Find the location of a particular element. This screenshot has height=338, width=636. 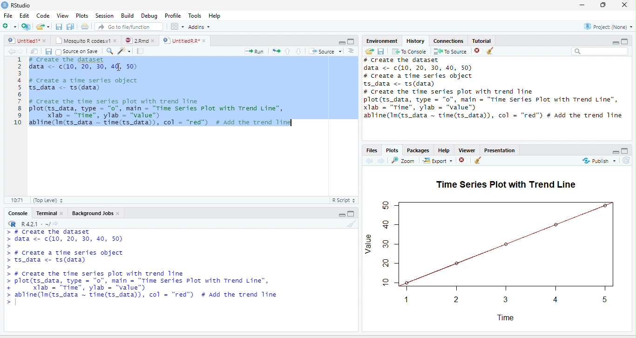

(Top Level) is located at coordinates (47, 200).